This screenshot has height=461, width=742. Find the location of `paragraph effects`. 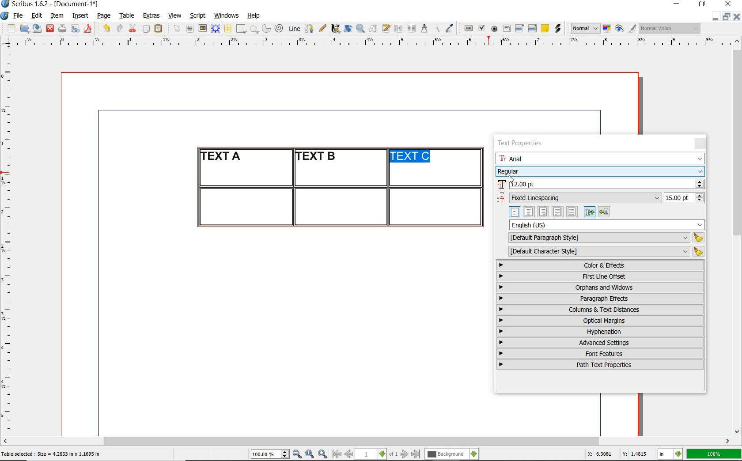

paragraph effects is located at coordinates (599, 298).